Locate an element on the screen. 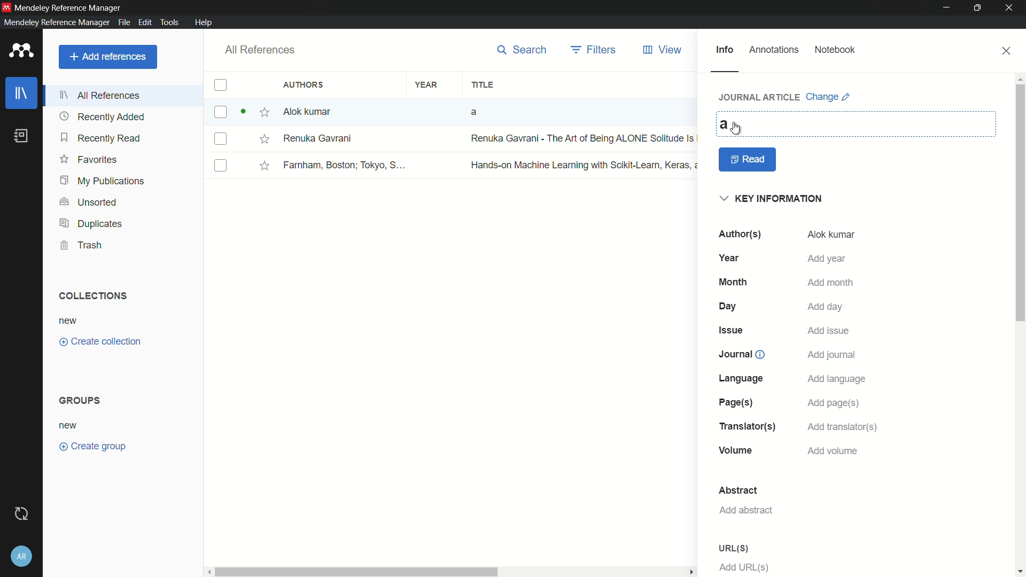 Image resolution: width=1026 pixels, height=577 pixels. key information is located at coordinates (773, 199).